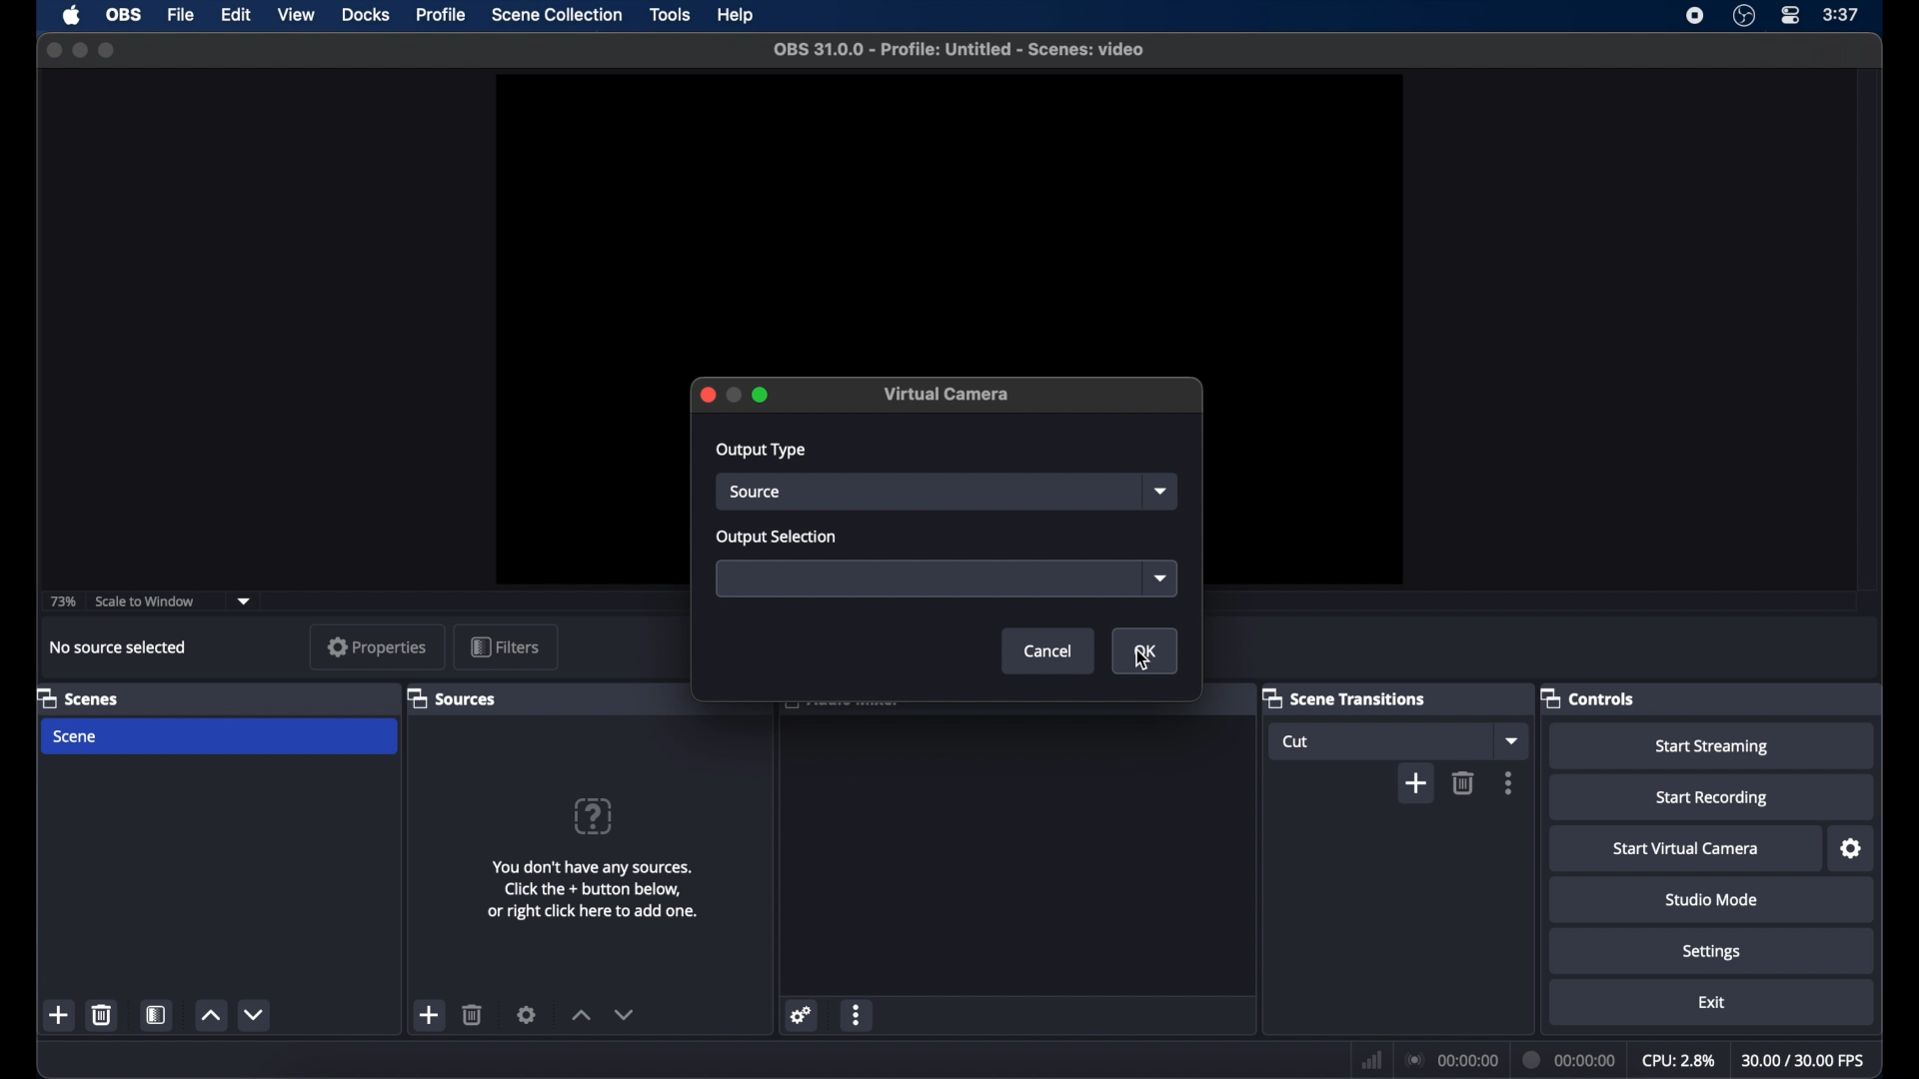 The image size is (1919, 1079). Describe the element at coordinates (1711, 798) in the screenshot. I see `start recording` at that location.